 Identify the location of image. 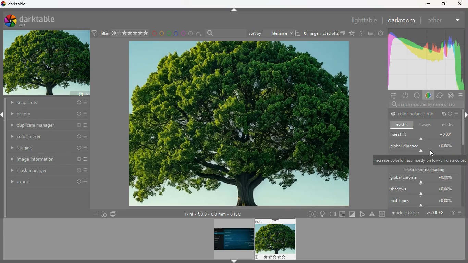
(47, 64).